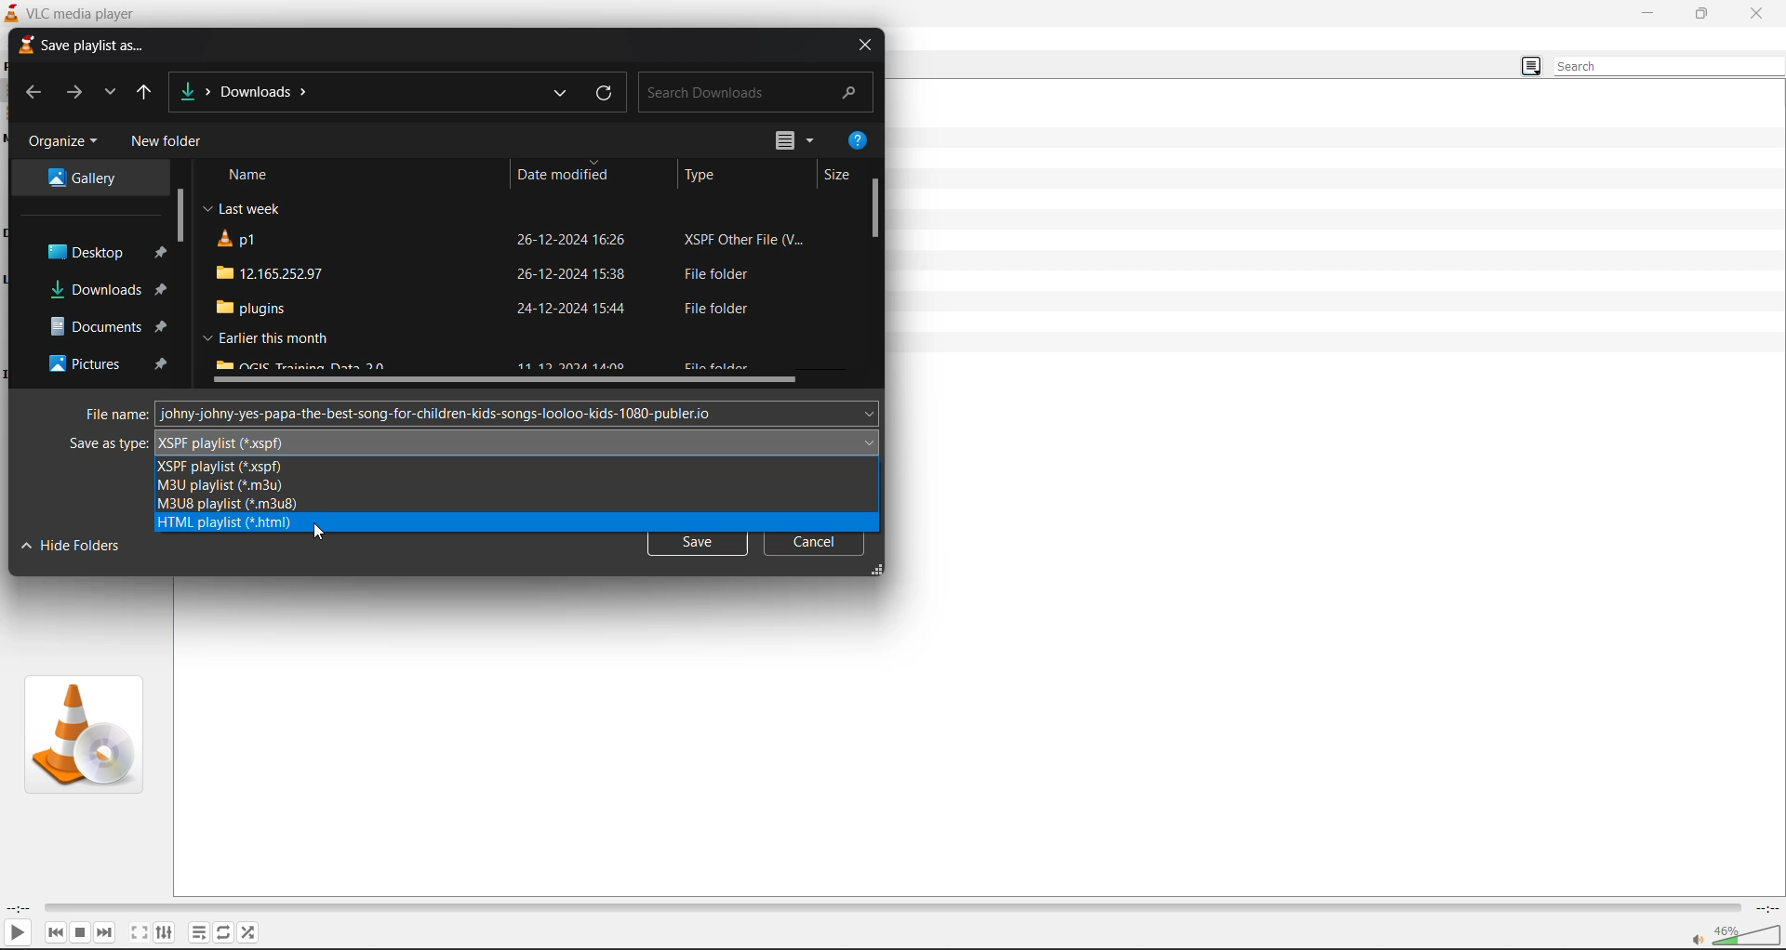  What do you see at coordinates (519, 414) in the screenshot?
I see `add file name` at bounding box center [519, 414].